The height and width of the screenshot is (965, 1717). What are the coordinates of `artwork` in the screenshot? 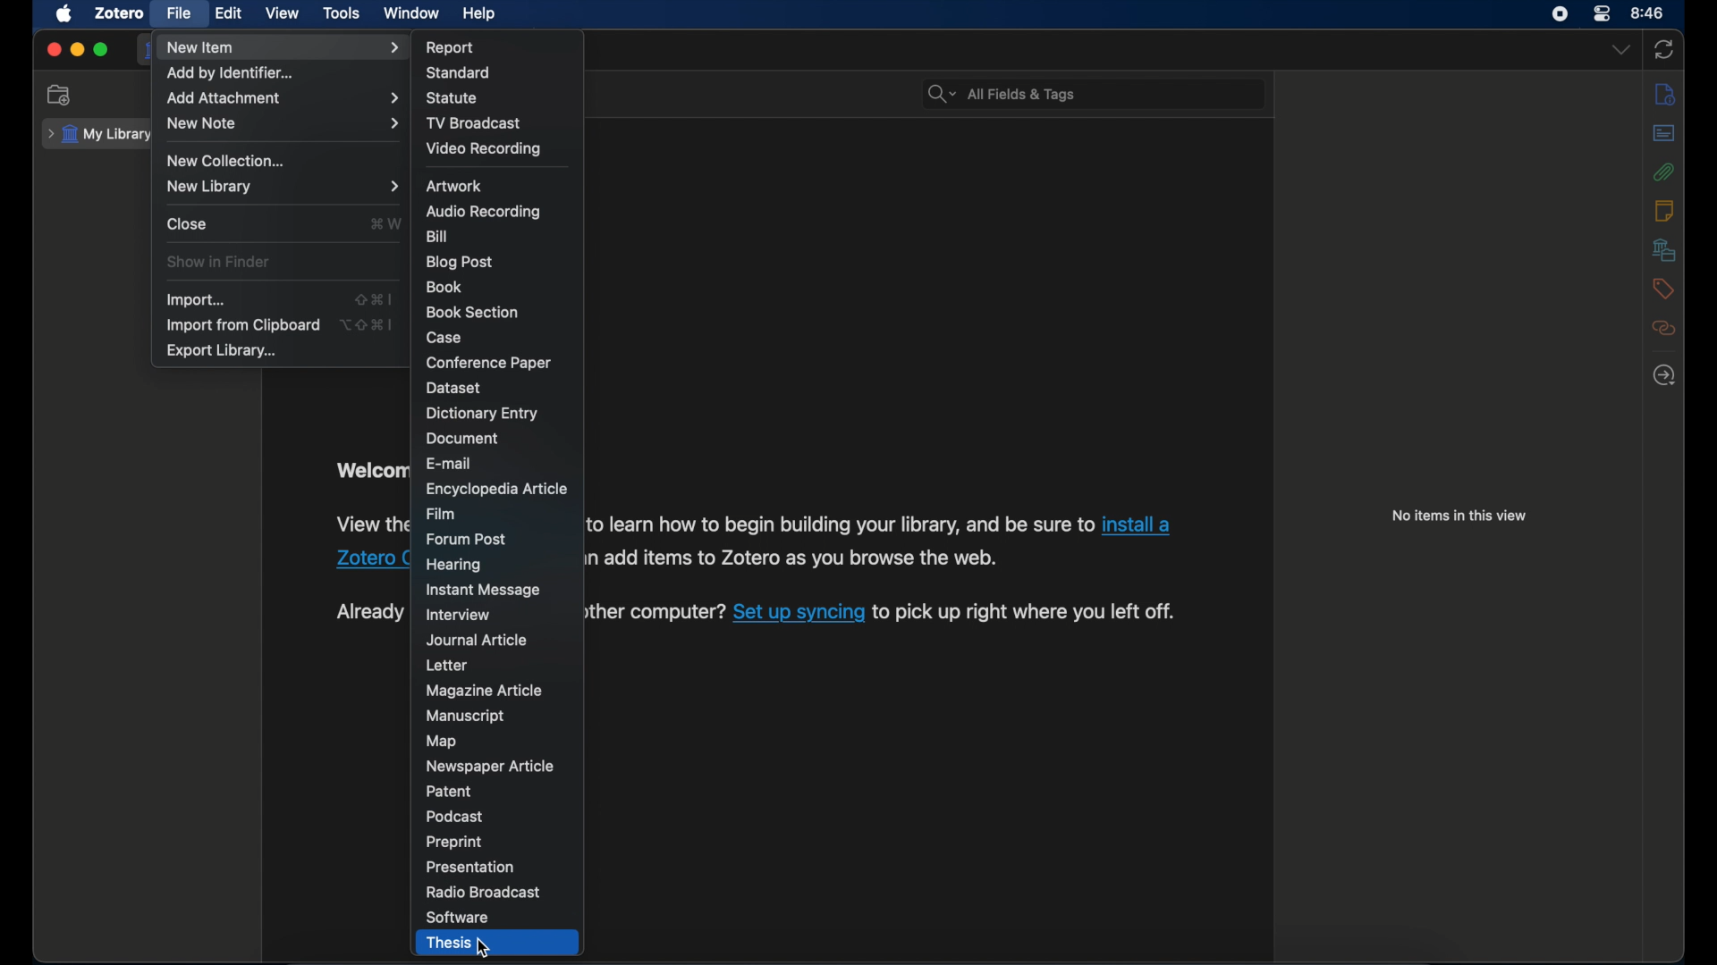 It's located at (455, 186).